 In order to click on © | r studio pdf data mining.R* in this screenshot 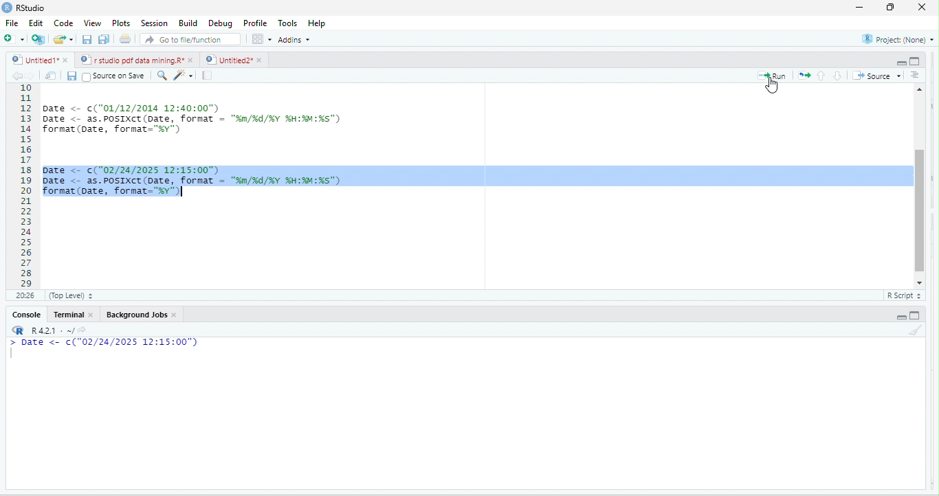, I will do `click(133, 60)`.